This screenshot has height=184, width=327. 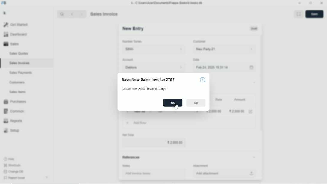 What do you see at coordinates (251, 111) in the screenshot?
I see `Edit` at bounding box center [251, 111].